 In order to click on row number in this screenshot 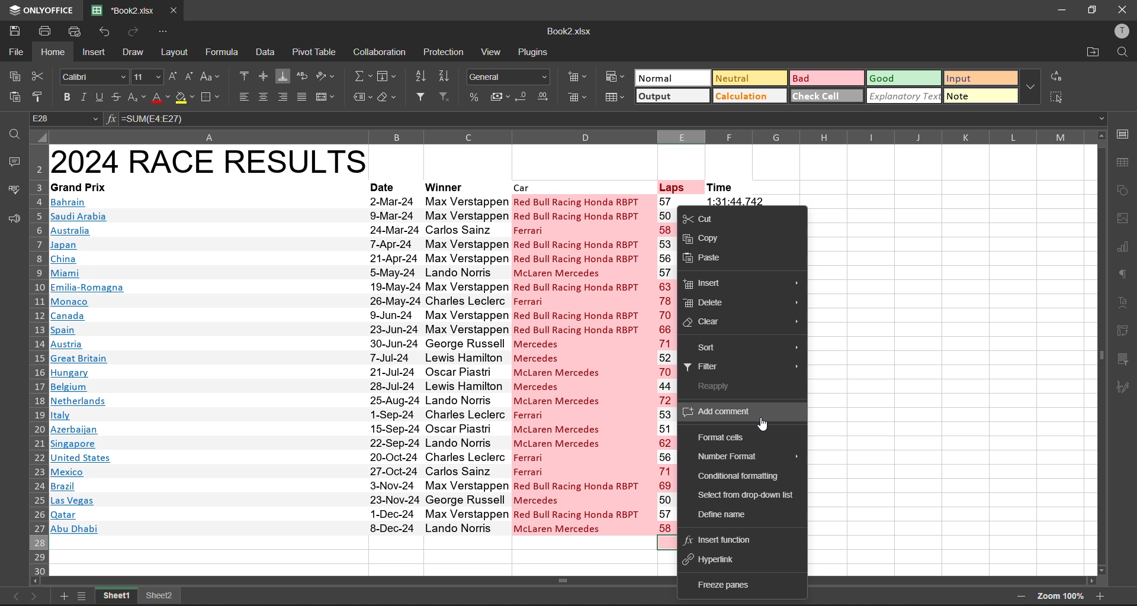, I will do `click(37, 359)`.